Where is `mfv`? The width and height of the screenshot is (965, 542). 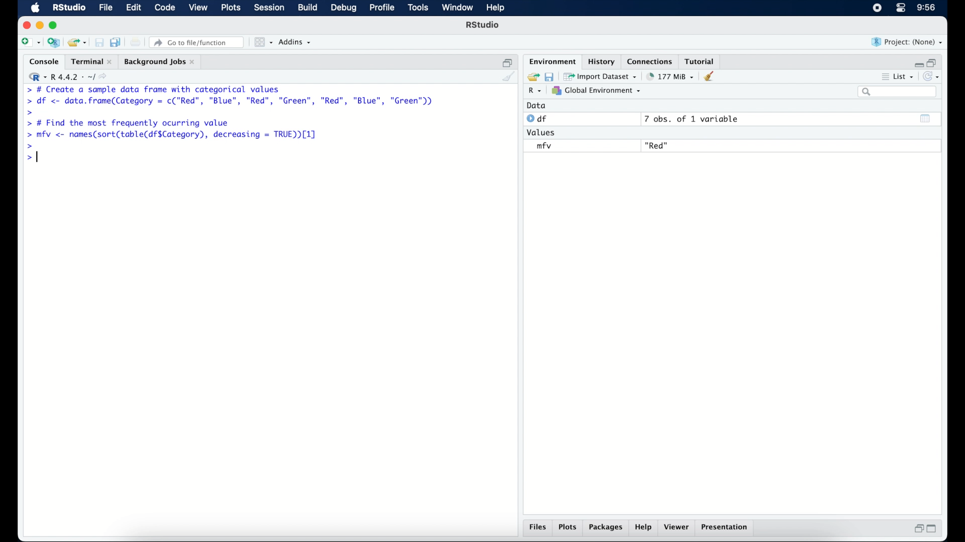 mfv is located at coordinates (544, 146).